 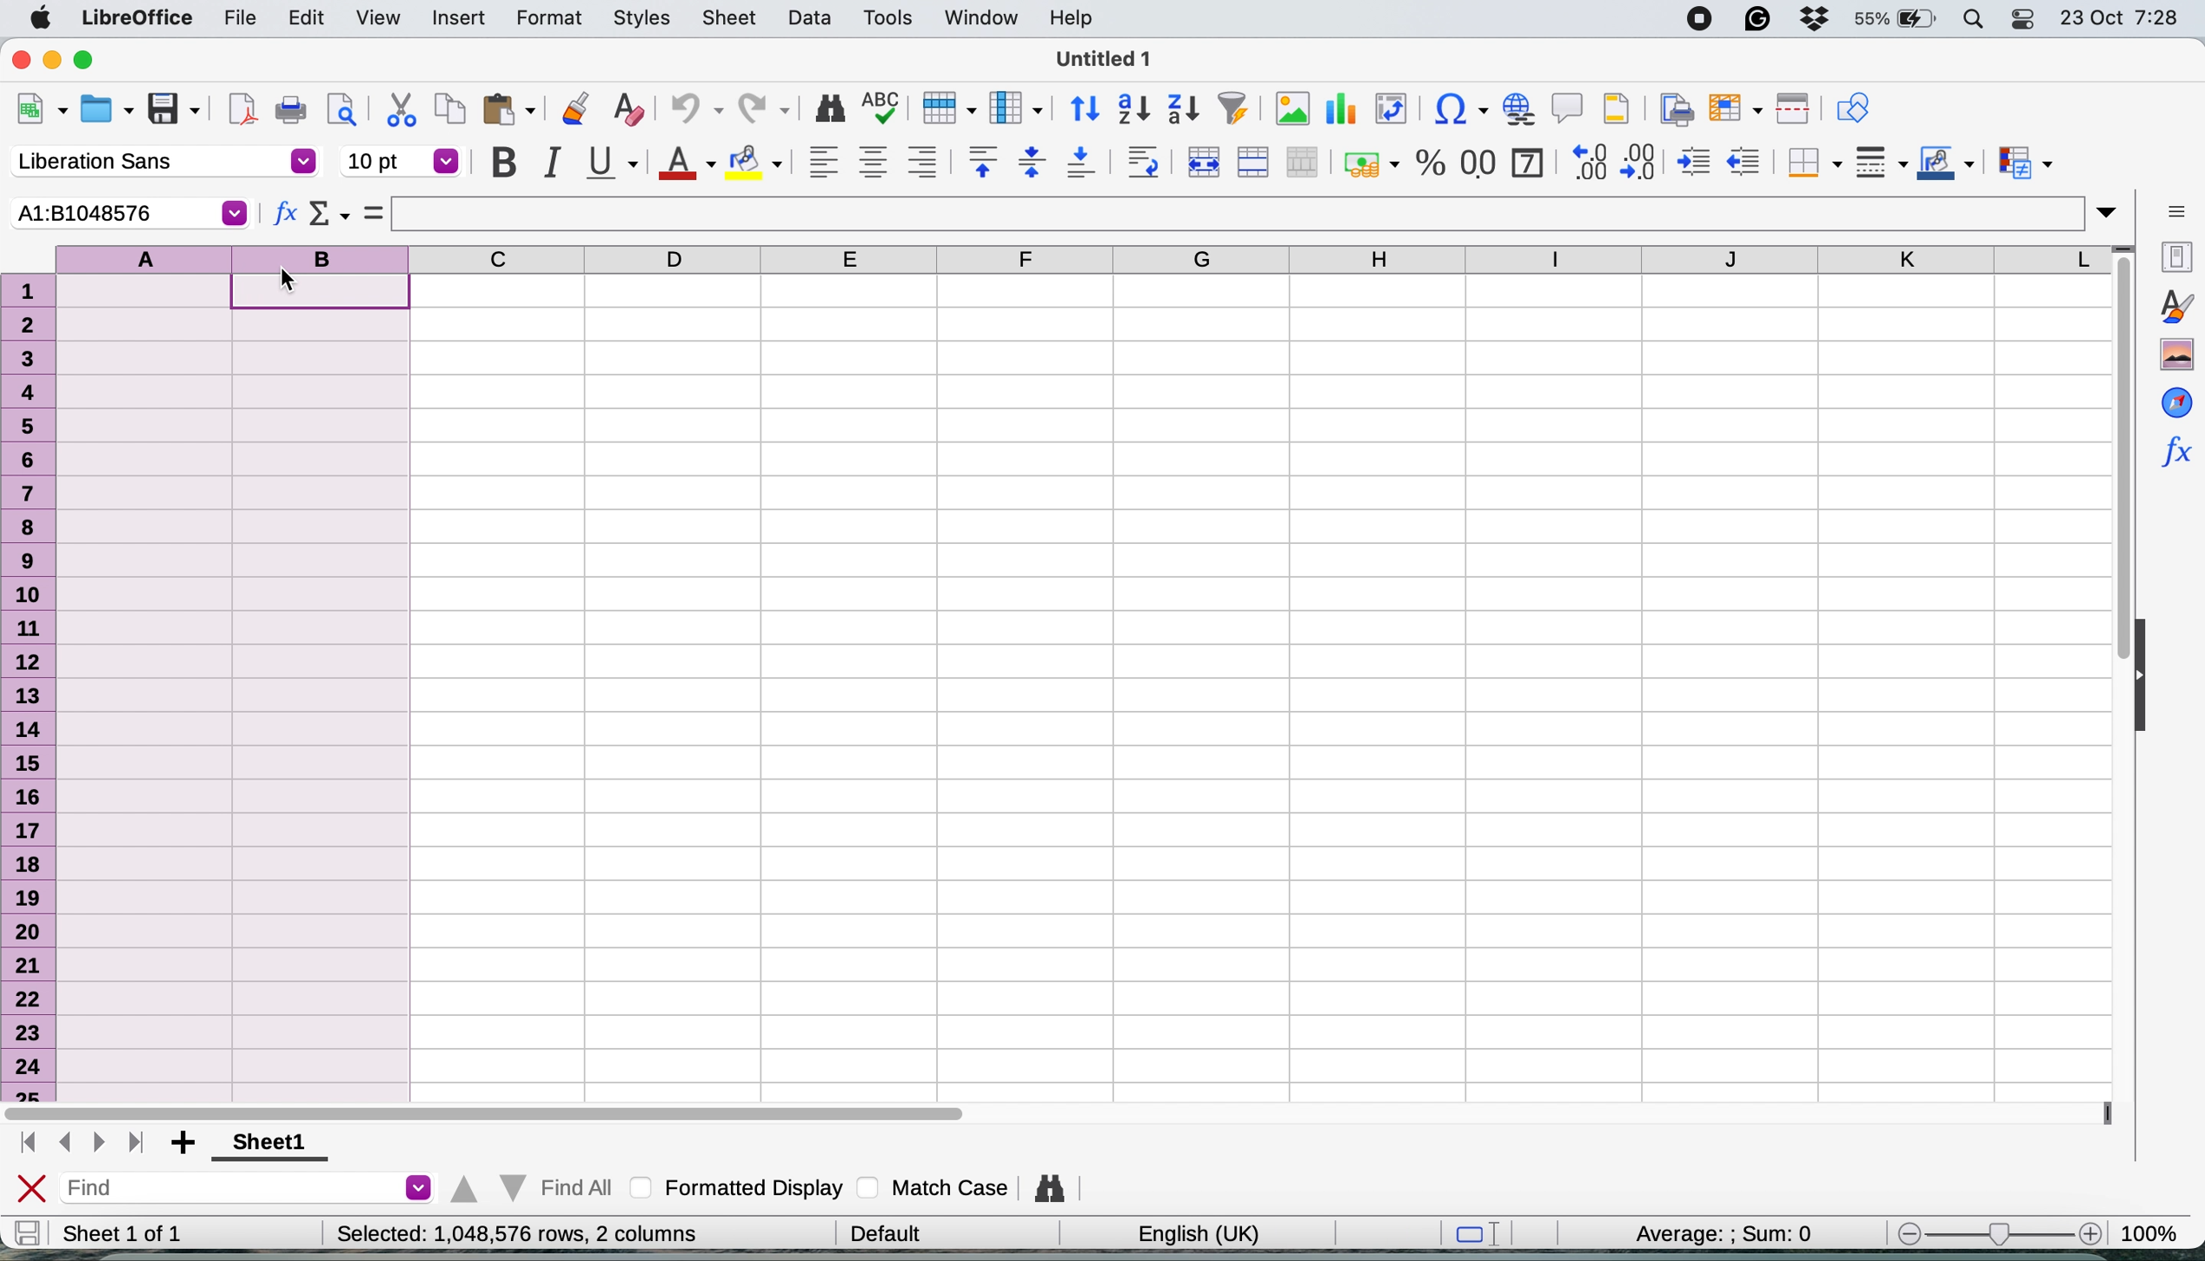 I want to click on properties, so click(x=2175, y=256).